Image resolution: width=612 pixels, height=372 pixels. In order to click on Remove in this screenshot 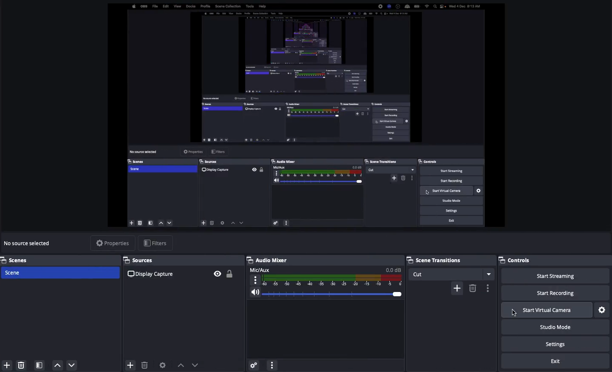, I will do `click(21, 365)`.